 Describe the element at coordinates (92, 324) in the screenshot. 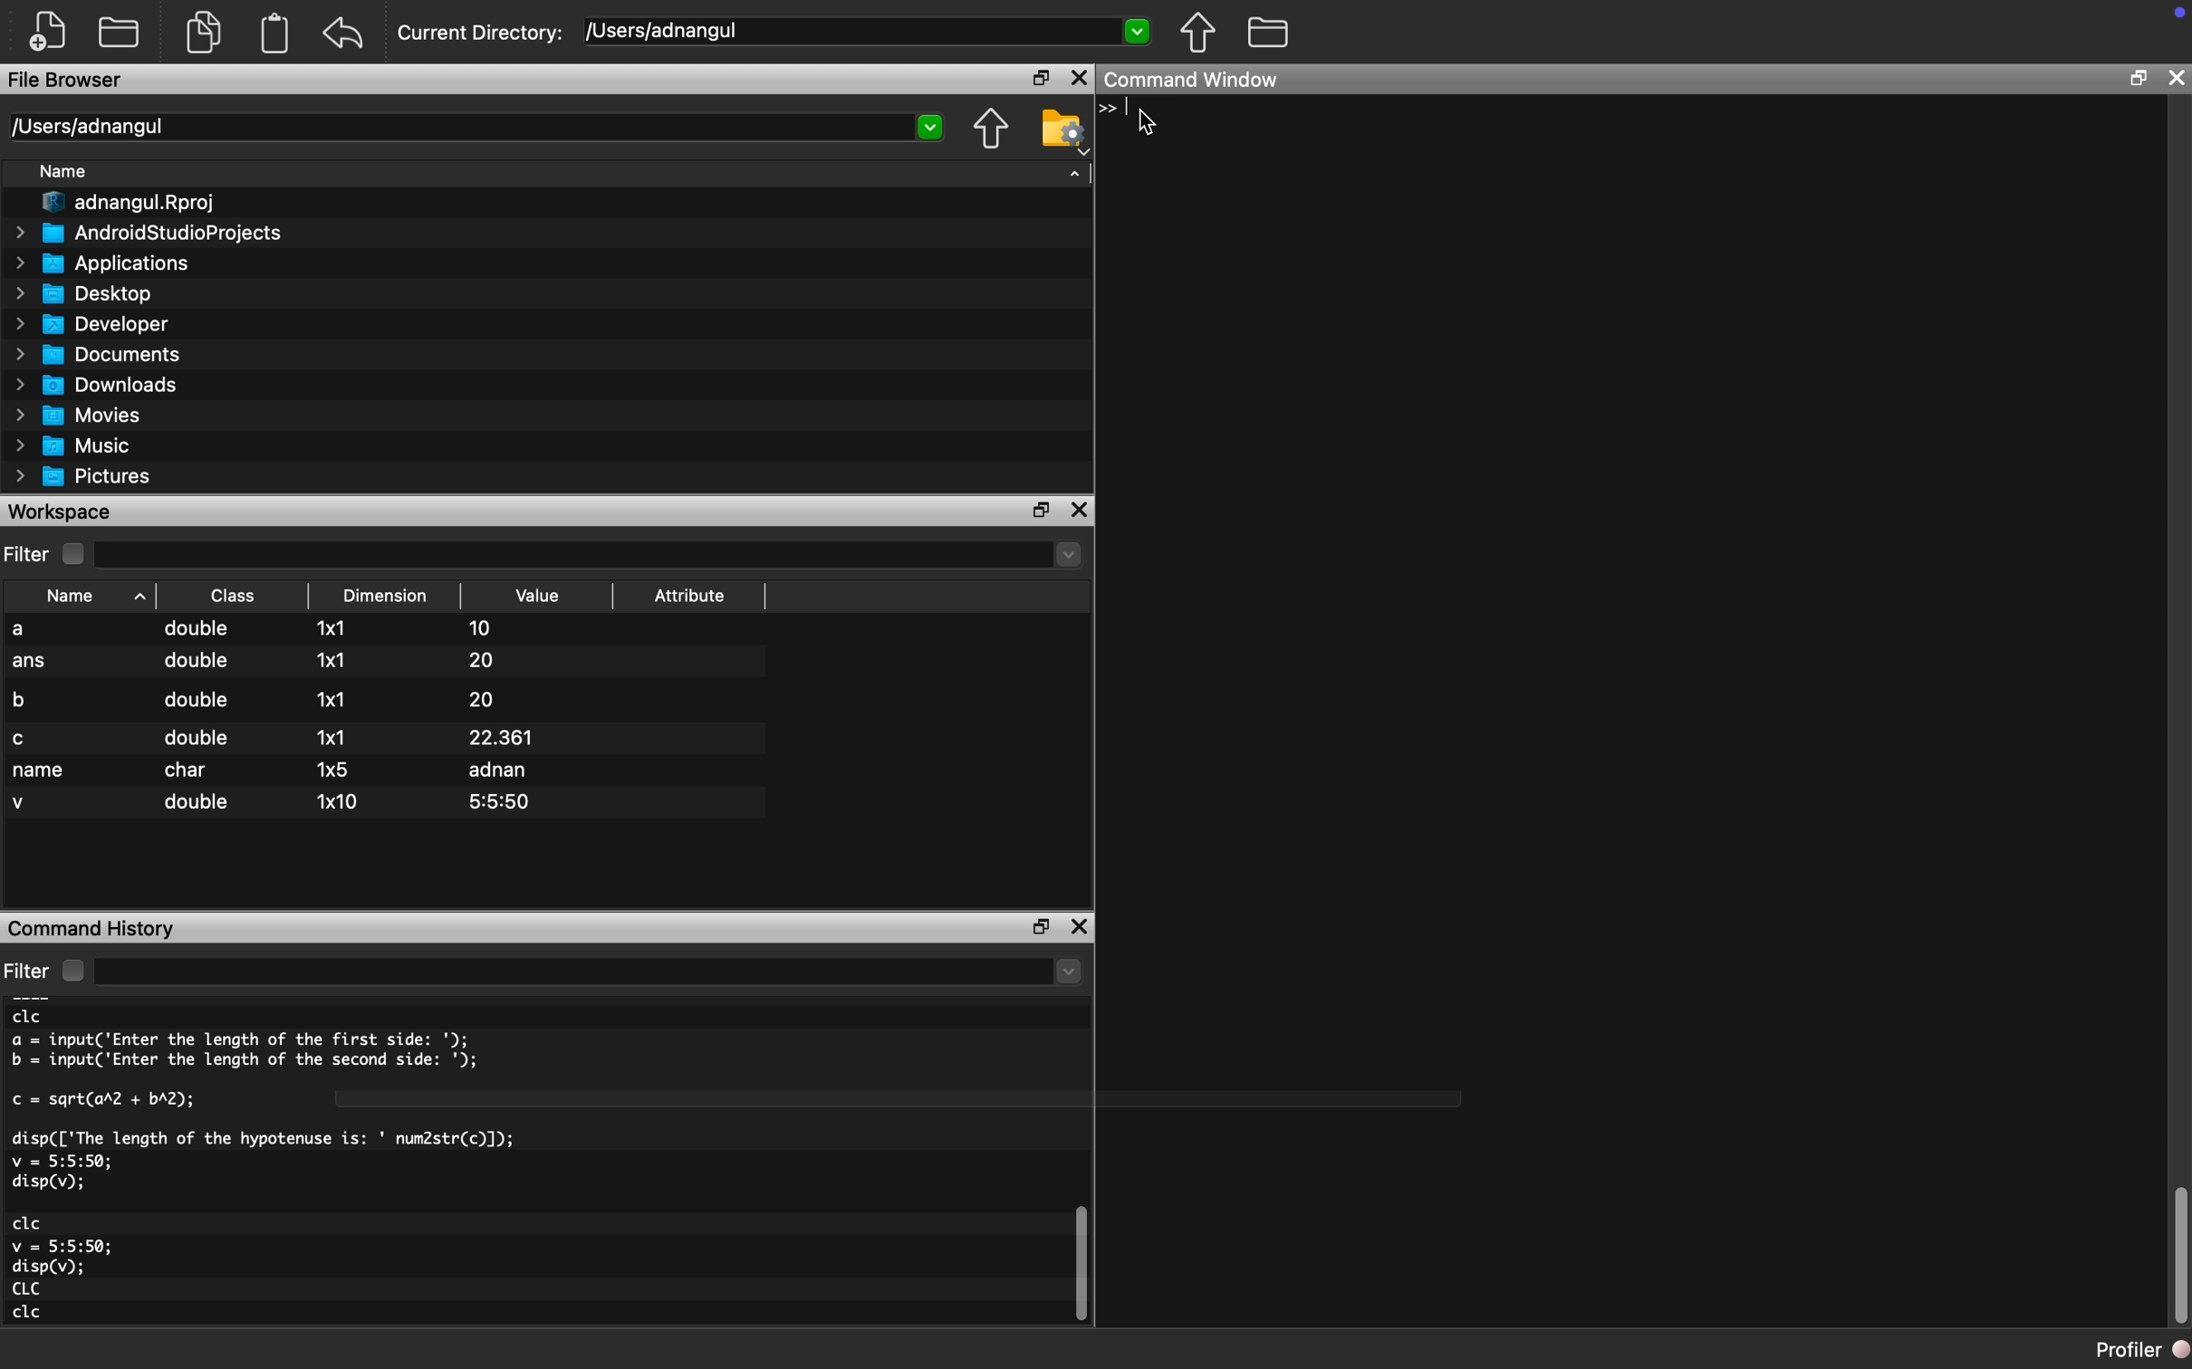

I see `> [3 Developer` at that location.